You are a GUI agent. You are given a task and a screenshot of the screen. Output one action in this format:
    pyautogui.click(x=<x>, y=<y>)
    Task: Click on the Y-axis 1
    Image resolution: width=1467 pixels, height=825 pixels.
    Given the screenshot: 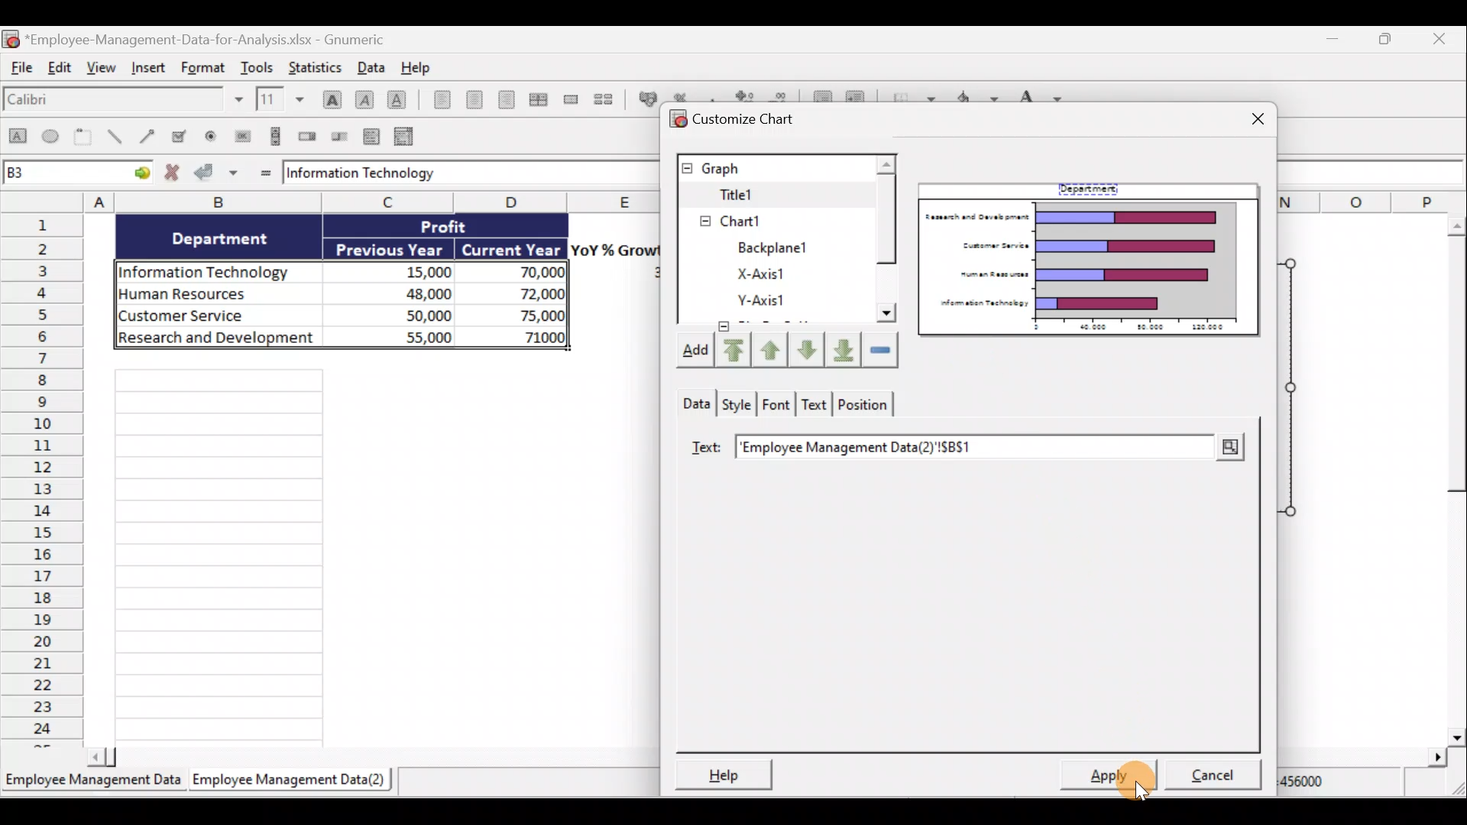 What is the action you would take?
    pyautogui.click(x=774, y=273)
    